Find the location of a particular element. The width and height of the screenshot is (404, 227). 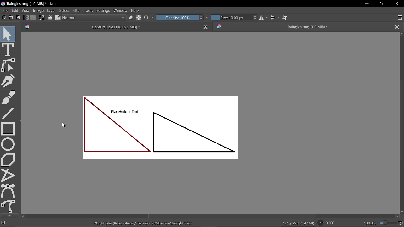

Fill pattern is located at coordinates (33, 18).